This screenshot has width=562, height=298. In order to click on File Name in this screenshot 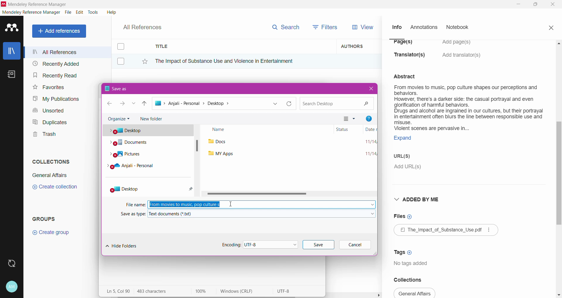, I will do `click(136, 204)`.